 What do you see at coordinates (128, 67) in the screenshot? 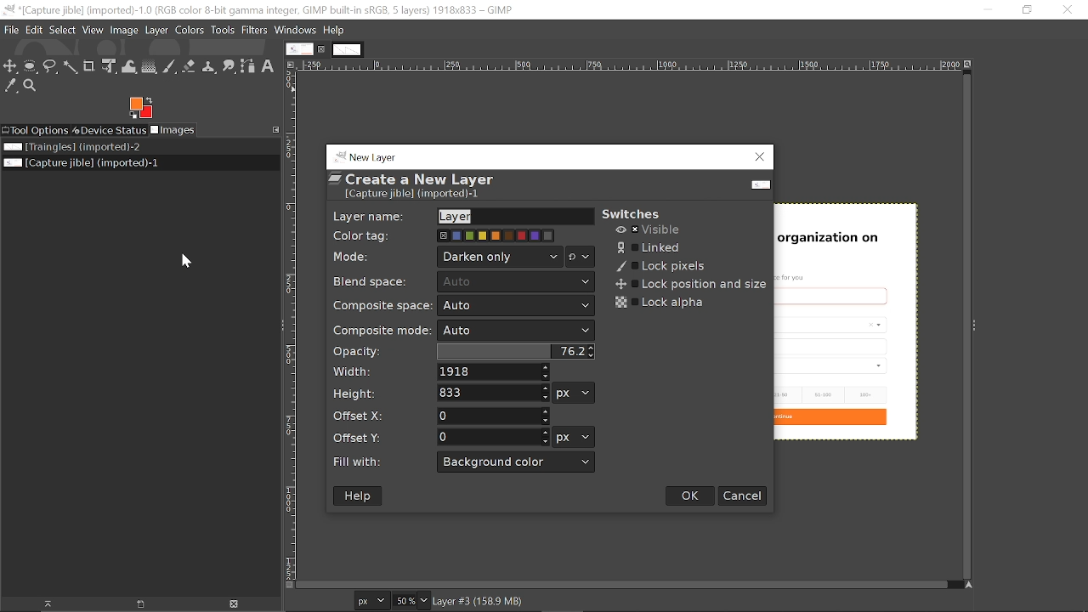
I see `Wrap text tool` at bounding box center [128, 67].